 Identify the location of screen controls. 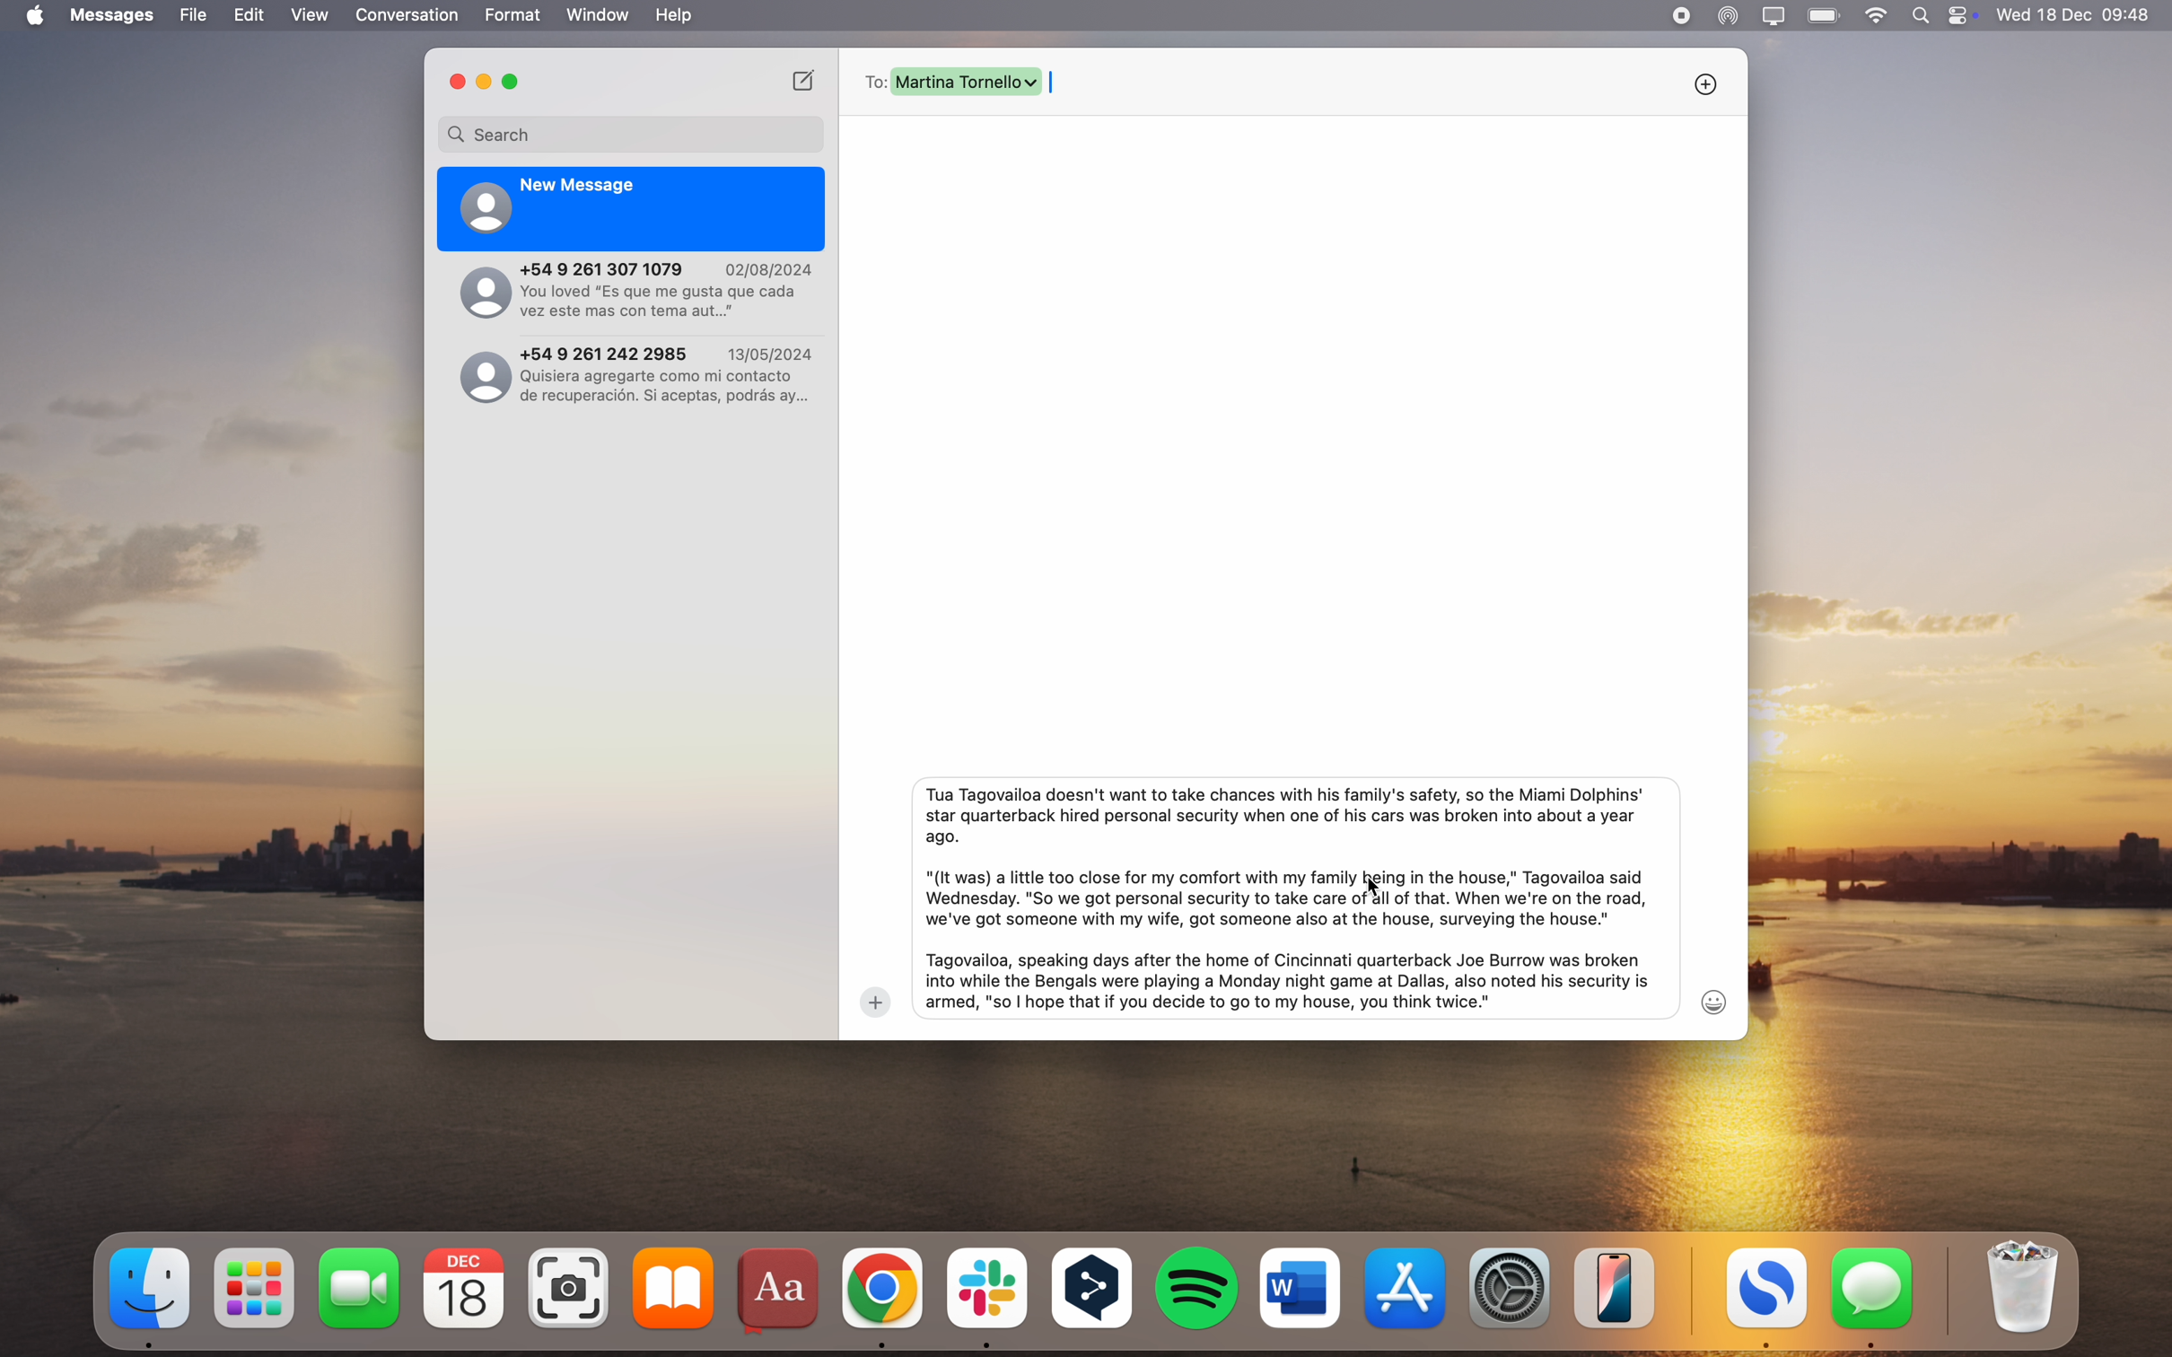
(1966, 15).